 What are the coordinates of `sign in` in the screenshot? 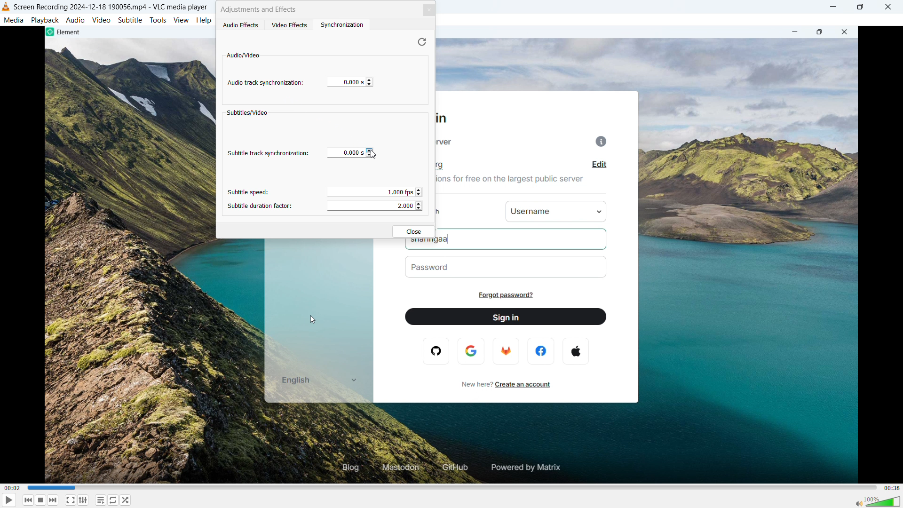 It's located at (507, 317).